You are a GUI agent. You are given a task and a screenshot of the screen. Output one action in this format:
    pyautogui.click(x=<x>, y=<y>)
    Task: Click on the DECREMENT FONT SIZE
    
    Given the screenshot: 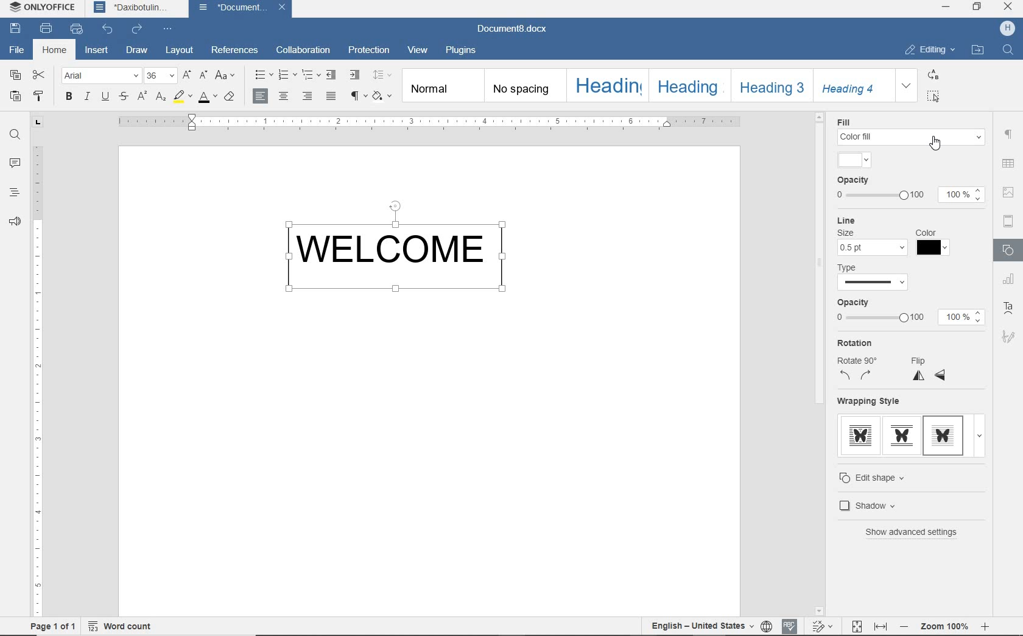 What is the action you would take?
    pyautogui.click(x=204, y=76)
    